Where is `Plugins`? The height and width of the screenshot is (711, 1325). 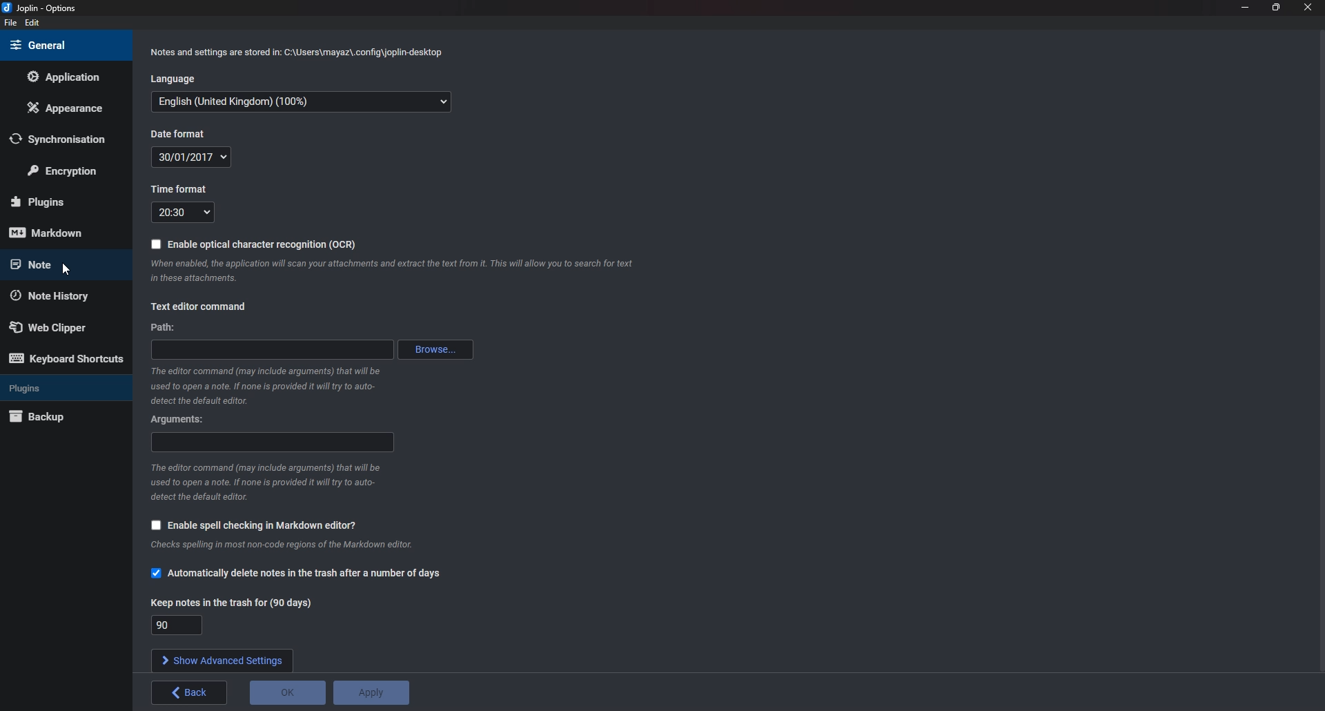
Plugins is located at coordinates (62, 202).